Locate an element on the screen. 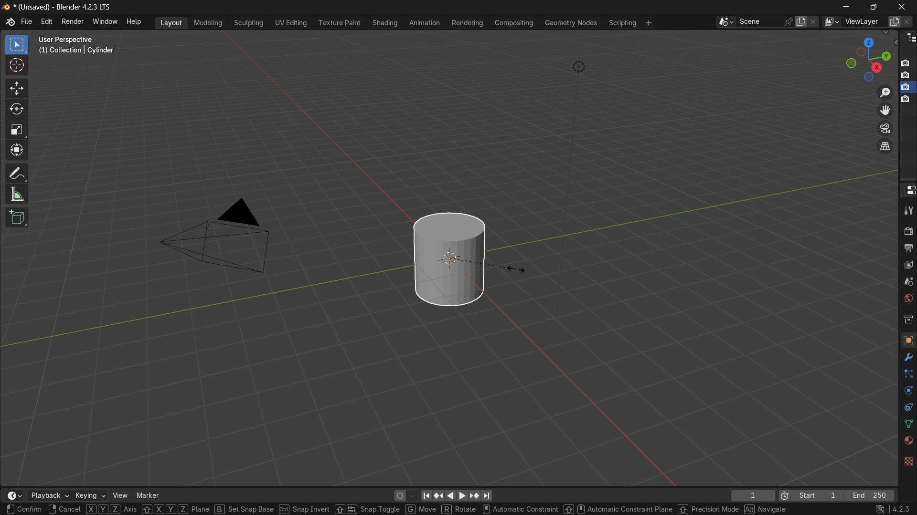  layer 1 is located at coordinates (907, 63).